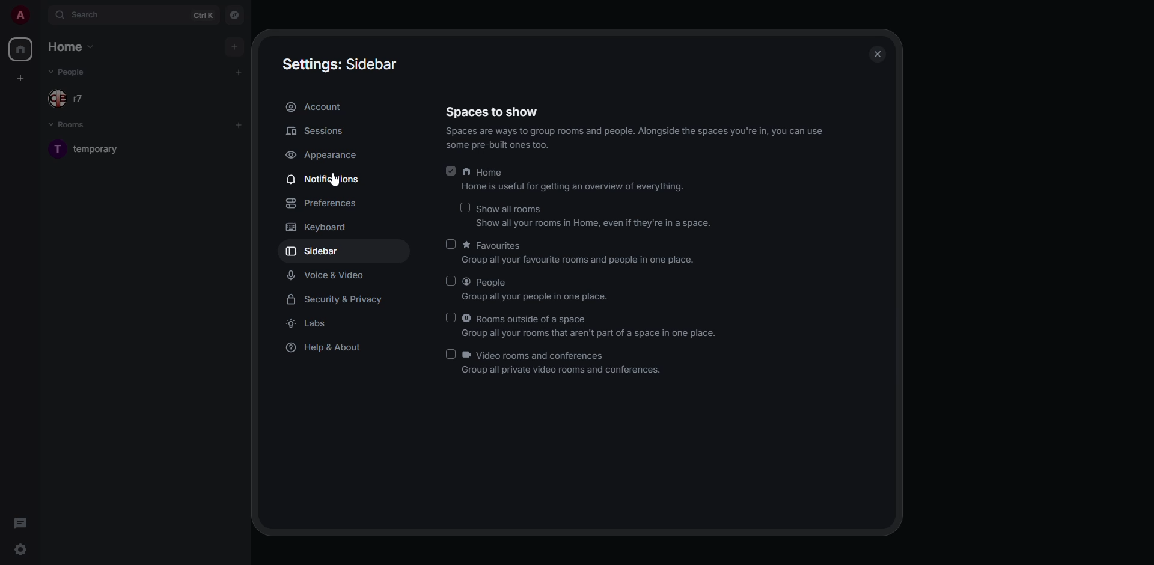 Image resolution: width=1154 pixels, height=565 pixels. I want to click on click to enable, so click(465, 206).